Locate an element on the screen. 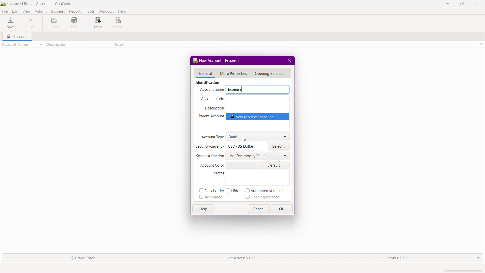  Tax related is located at coordinates (211, 198).